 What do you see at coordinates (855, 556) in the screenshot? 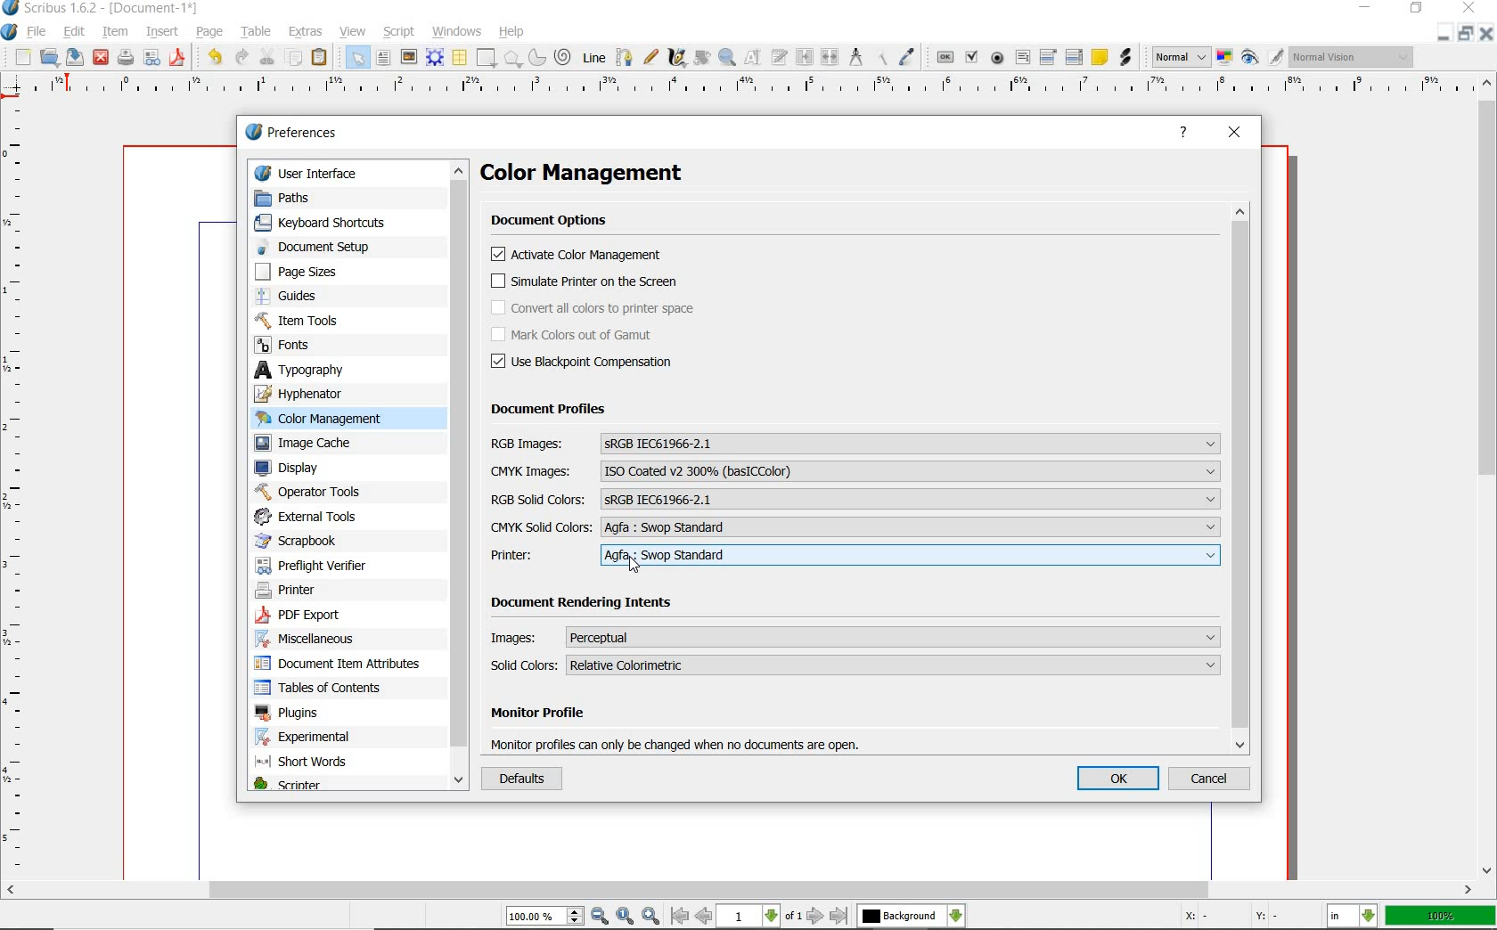
I see `PRINTER` at bounding box center [855, 556].